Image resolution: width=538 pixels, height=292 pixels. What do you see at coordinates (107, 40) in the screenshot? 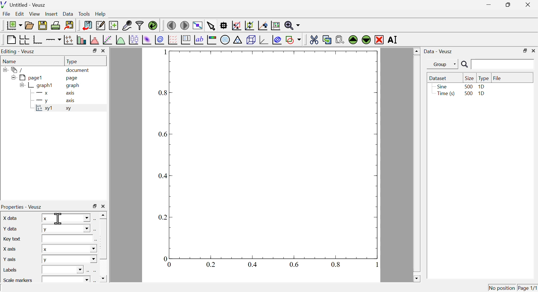
I see `fit a function to data` at bounding box center [107, 40].